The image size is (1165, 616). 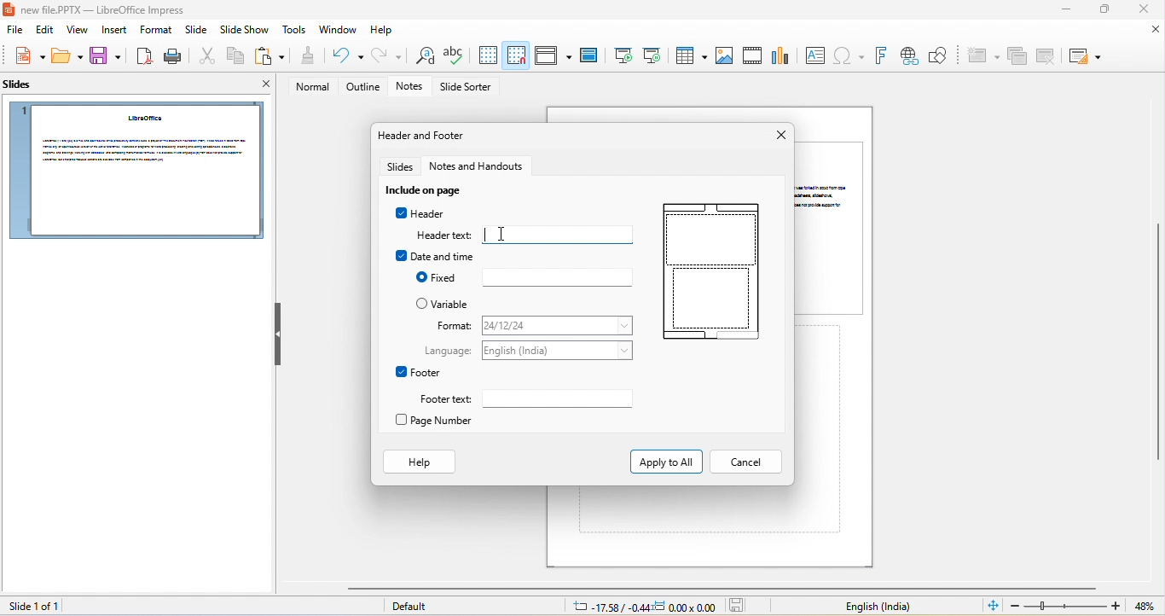 I want to click on slide 1, so click(x=135, y=171).